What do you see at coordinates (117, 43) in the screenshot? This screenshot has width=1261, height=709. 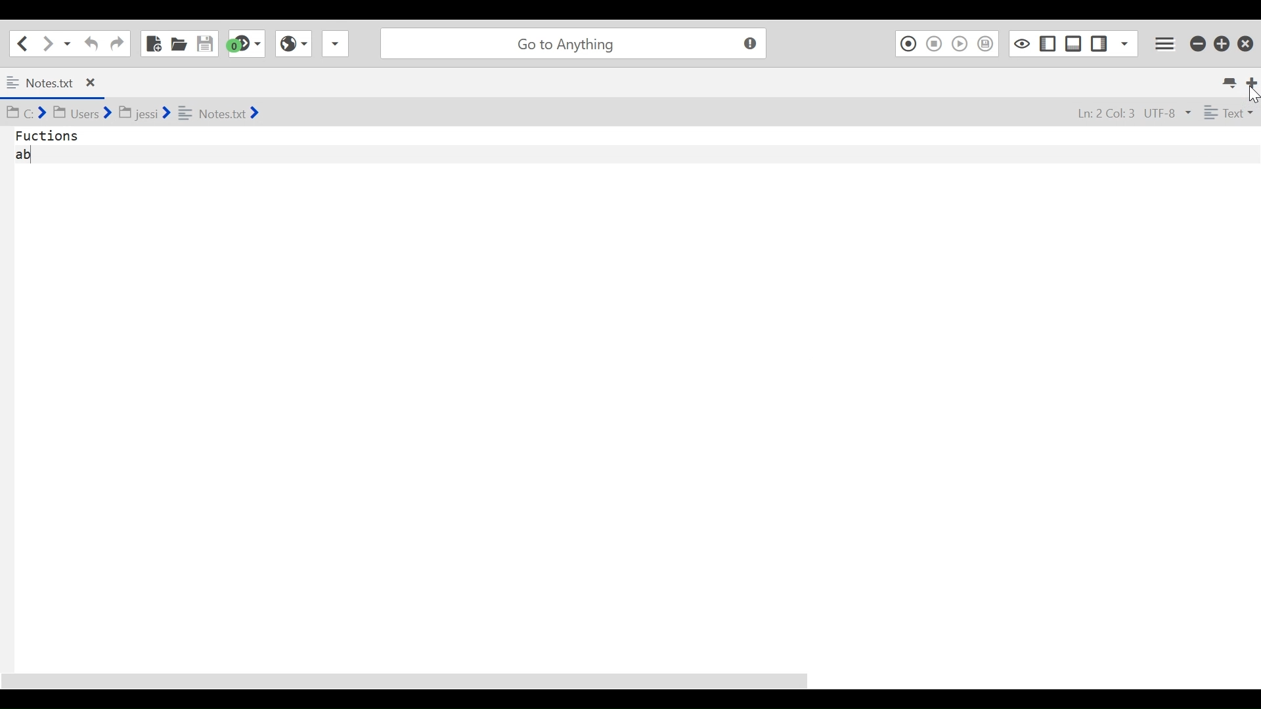 I see `Redo` at bounding box center [117, 43].